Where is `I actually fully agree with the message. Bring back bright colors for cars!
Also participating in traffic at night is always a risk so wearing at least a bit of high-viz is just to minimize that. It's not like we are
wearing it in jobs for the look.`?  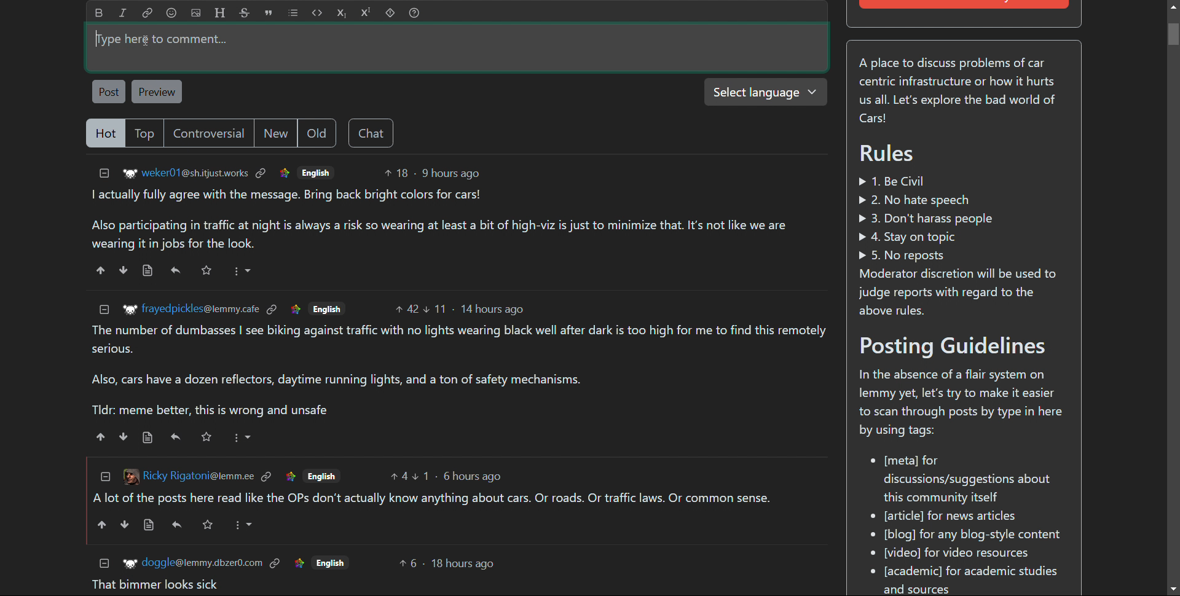
I actually fully agree with the message. Bring back bright colors for cars!
Also participating in traffic at night is always a risk so wearing at least a bit of high-viz is just to minimize that. It's not like we are
wearing it in jobs for the look. is located at coordinates (436, 220).